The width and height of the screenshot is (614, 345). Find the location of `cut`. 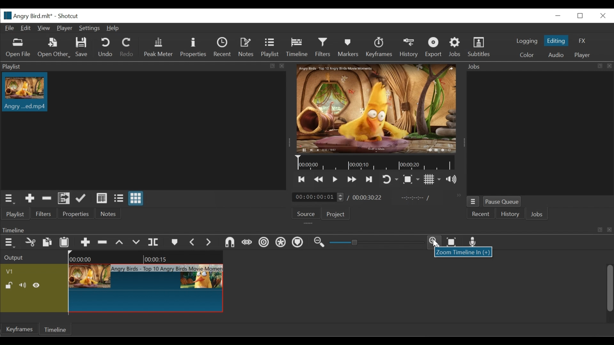

cut is located at coordinates (30, 242).